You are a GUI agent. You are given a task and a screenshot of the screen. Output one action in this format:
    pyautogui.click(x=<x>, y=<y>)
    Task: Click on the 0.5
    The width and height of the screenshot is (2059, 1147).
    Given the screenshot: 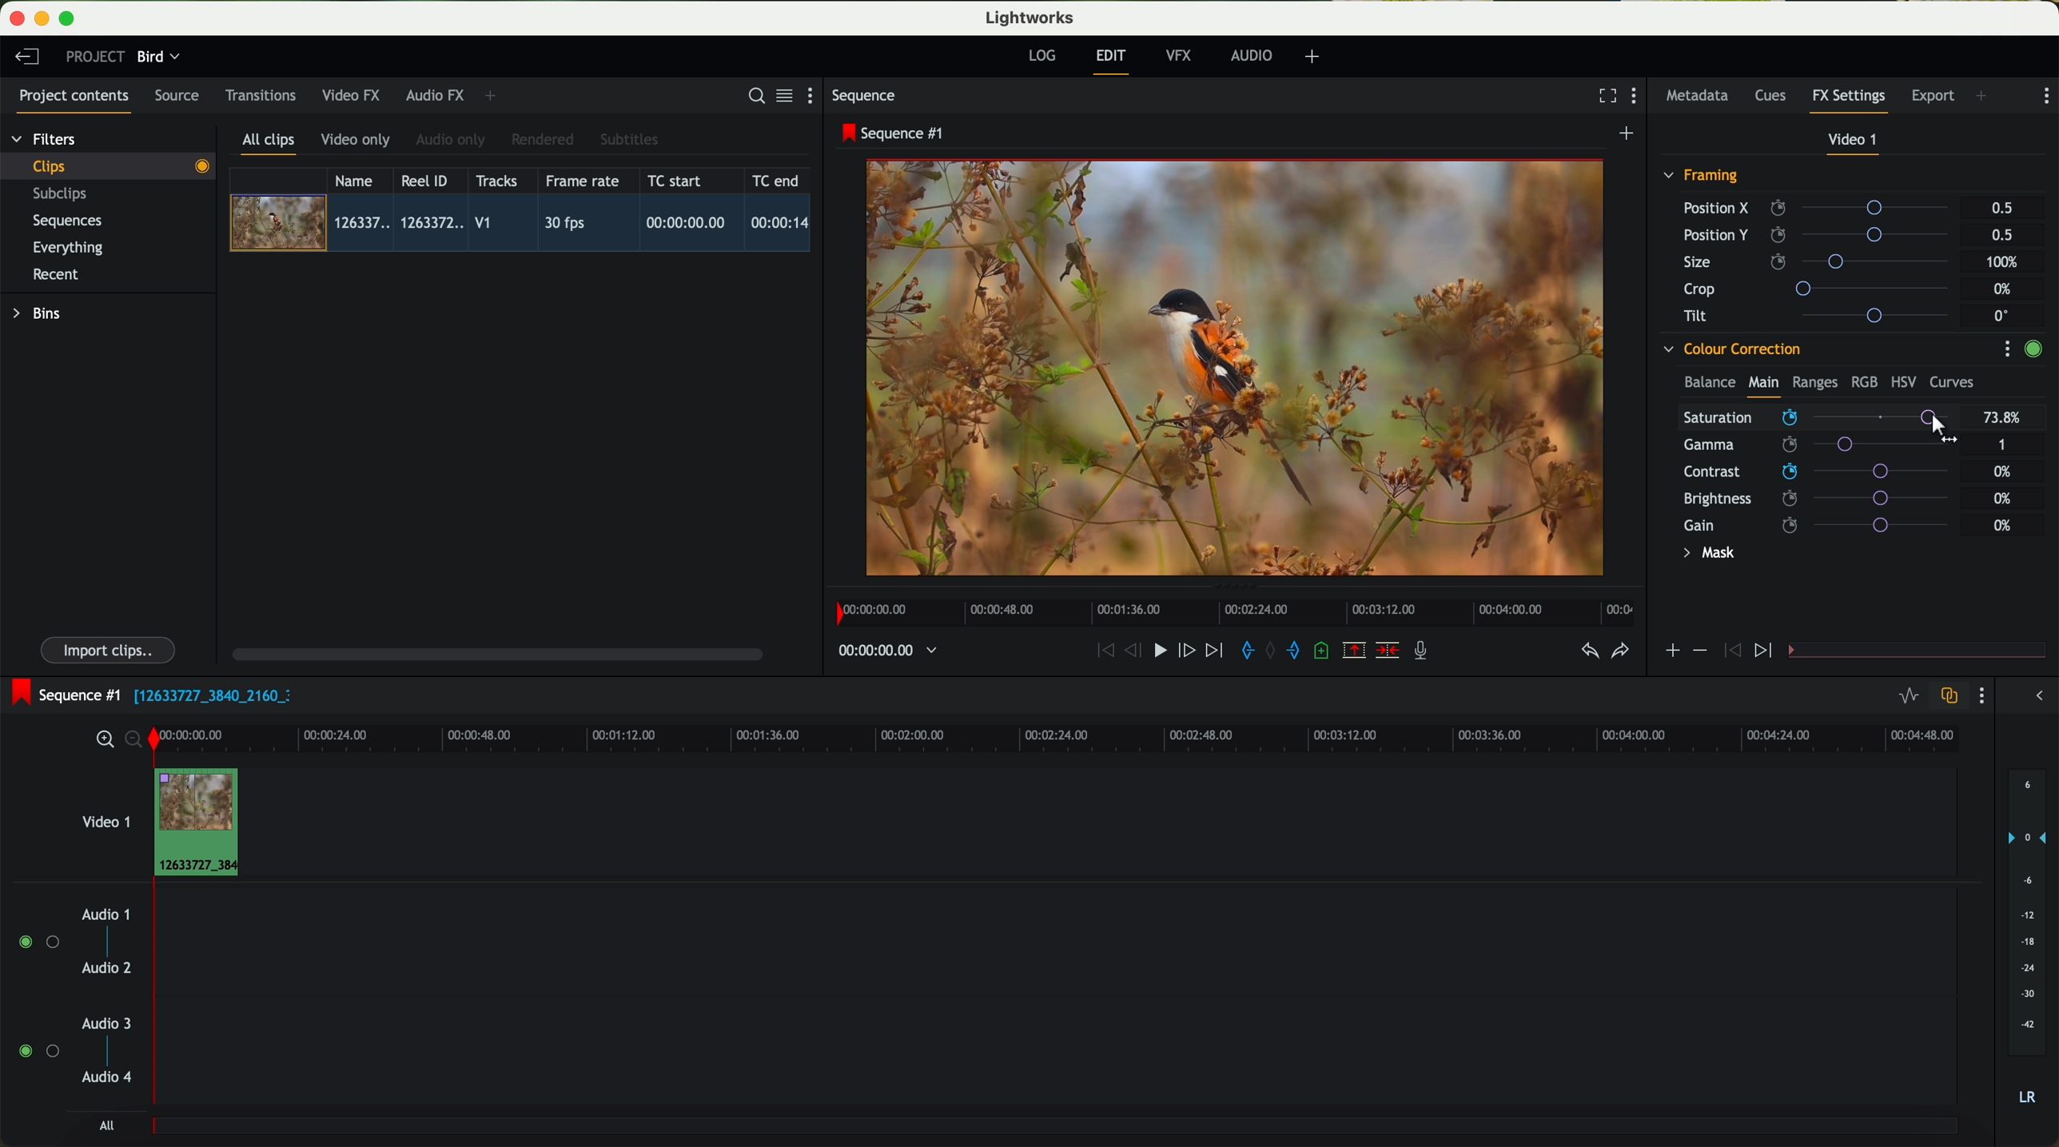 What is the action you would take?
    pyautogui.click(x=2001, y=234)
    